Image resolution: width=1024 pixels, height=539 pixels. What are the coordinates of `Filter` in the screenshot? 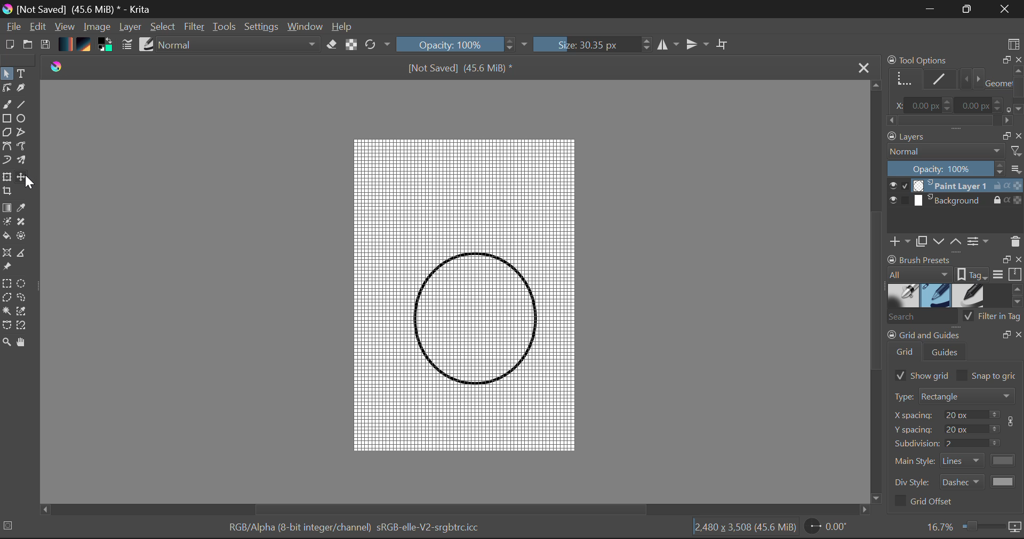 It's located at (193, 27).